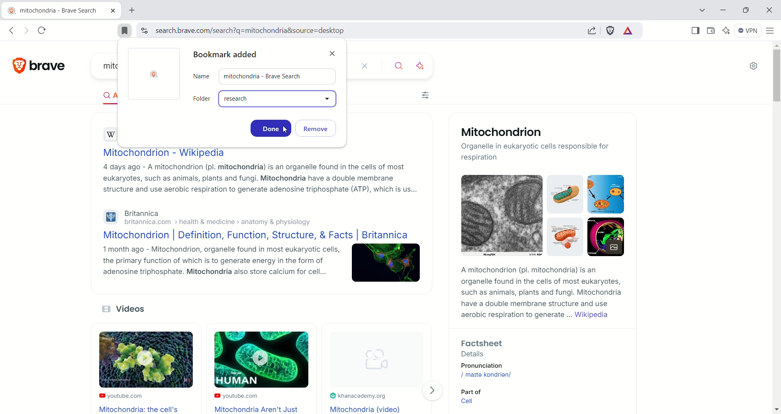  I want to click on Video Thumbnails, so click(252, 361).